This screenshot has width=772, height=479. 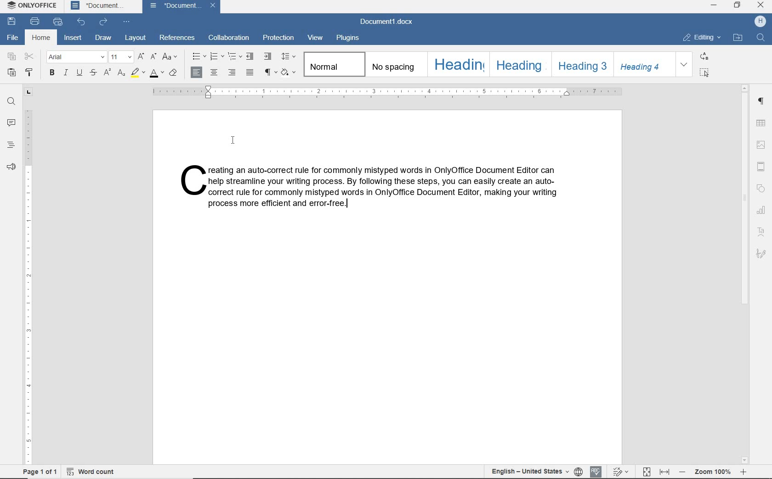 I want to click on TABLE, so click(x=760, y=123).